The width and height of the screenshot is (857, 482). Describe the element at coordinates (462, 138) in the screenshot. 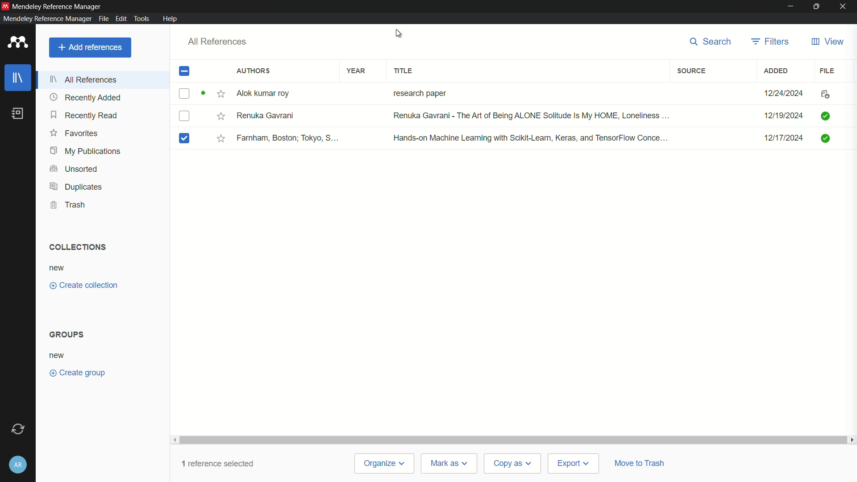

I see `Farnham, Boston; Tokyo, S... Hands-on Machine Leaming with Scikit-Leamn, Keras, and TensorFlow Conce...` at that location.